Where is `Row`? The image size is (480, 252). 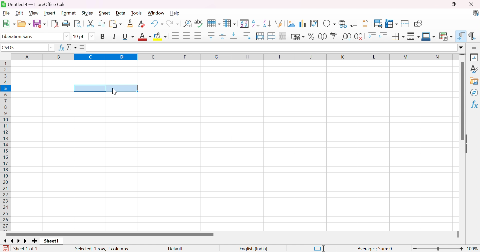 Row is located at coordinates (213, 23).